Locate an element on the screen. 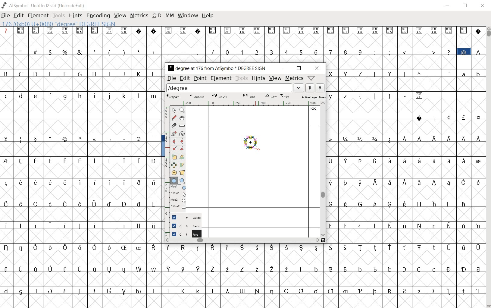 Image resolution: width=491 pixels, height=308 pixels. minimize is located at coordinates (281, 68).